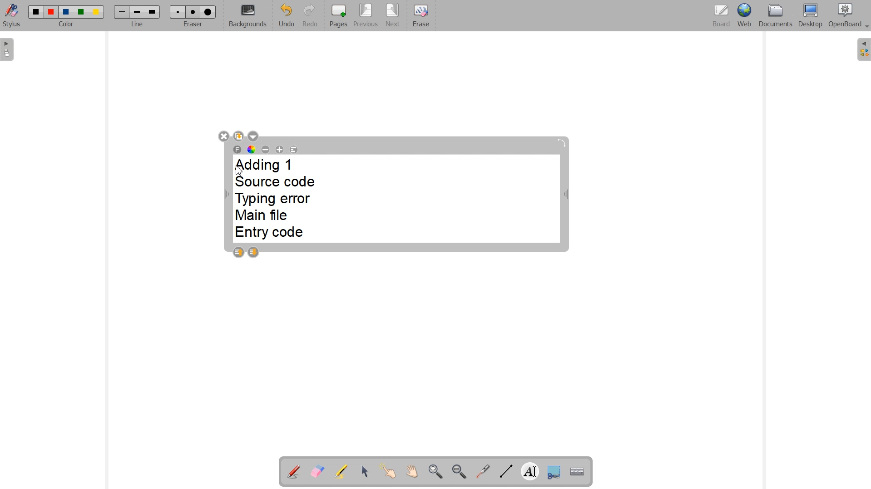 Image resolution: width=871 pixels, height=489 pixels. I want to click on Draw lines, so click(505, 471).